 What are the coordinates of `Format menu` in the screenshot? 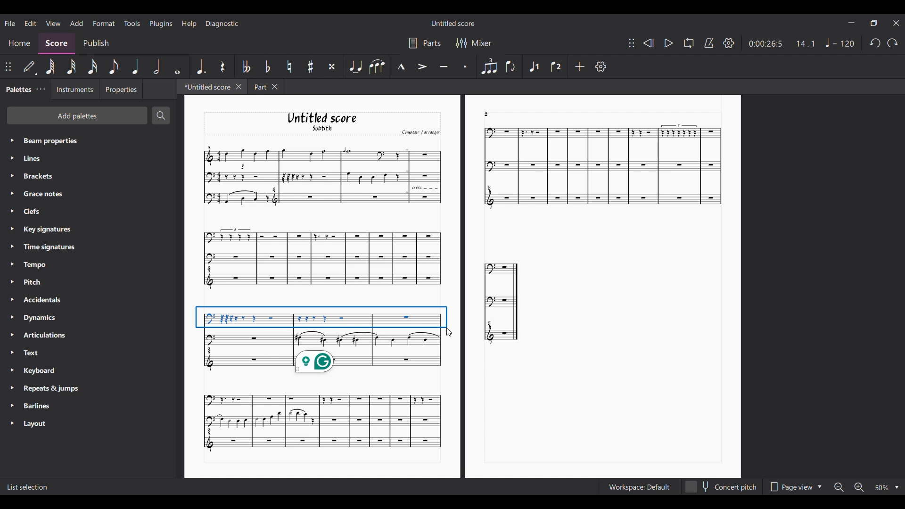 It's located at (104, 24).